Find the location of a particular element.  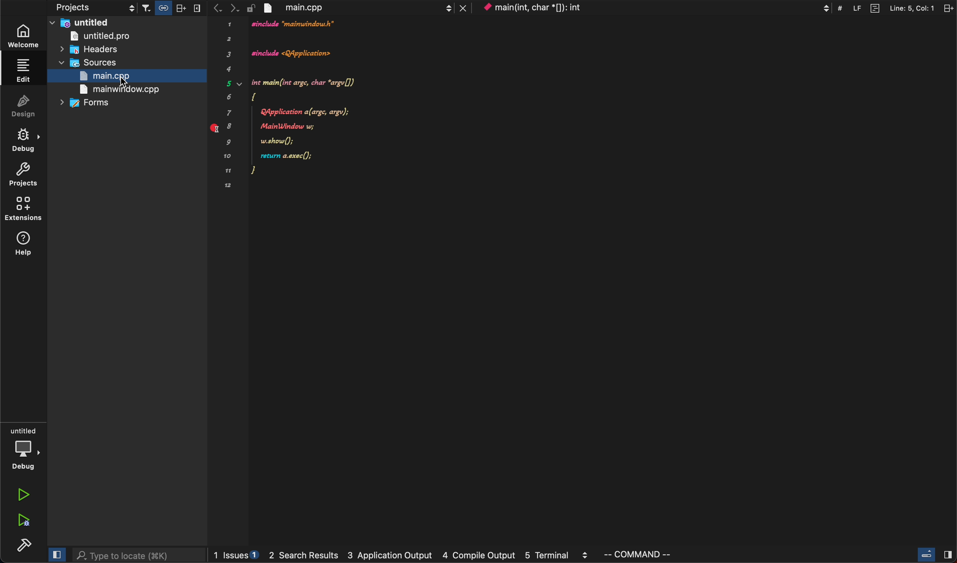

context is located at coordinates (656, 8).